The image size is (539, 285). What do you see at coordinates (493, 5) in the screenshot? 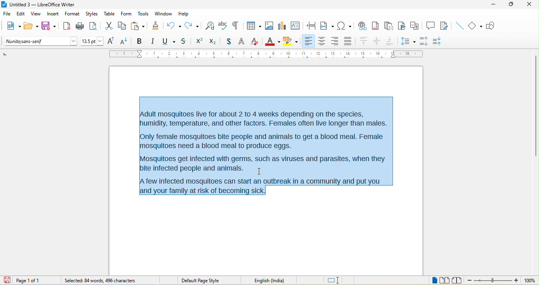
I see `minimize` at bounding box center [493, 5].